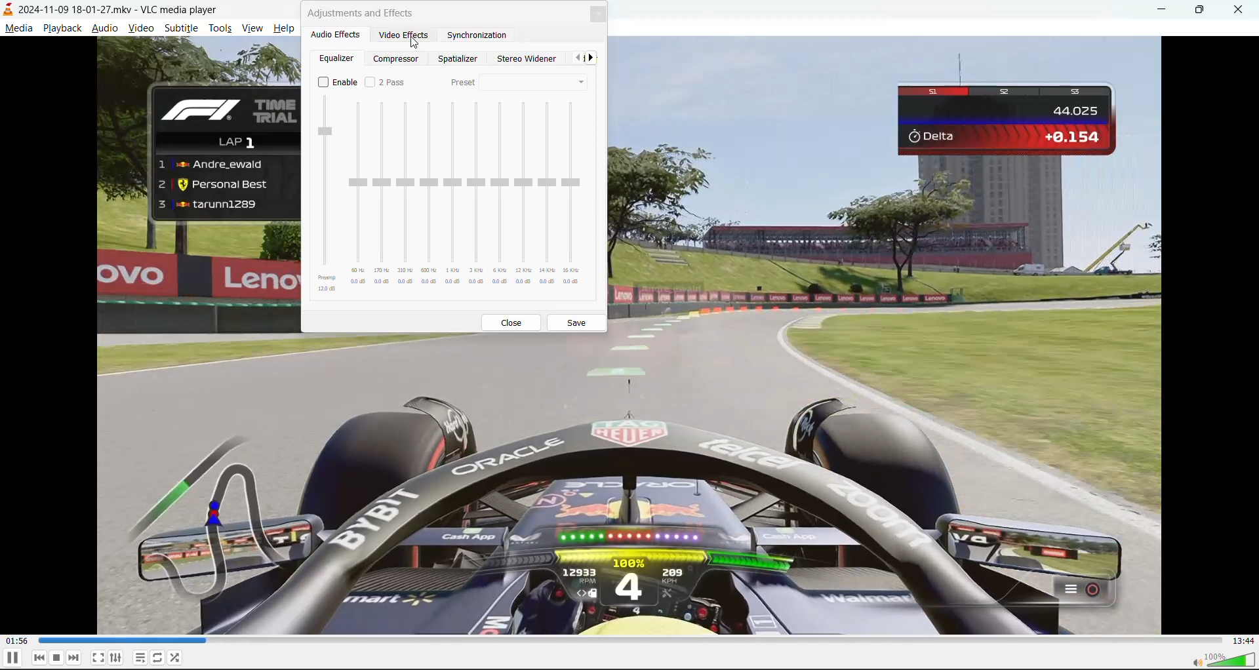  What do you see at coordinates (75, 658) in the screenshot?
I see `next` at bounding box center [75, 658].